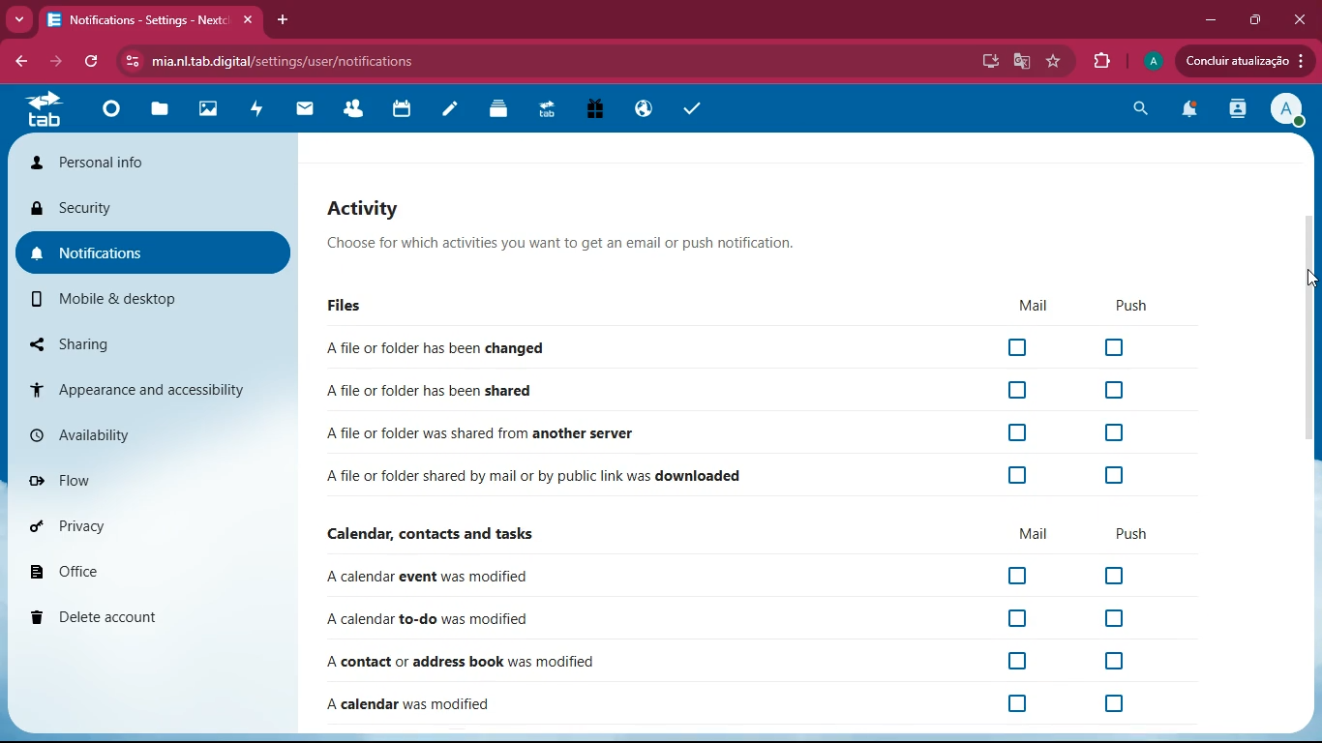 The height and width of the screenshot is (743, 1322). I want to click on checkbox, so click(1114, 434).